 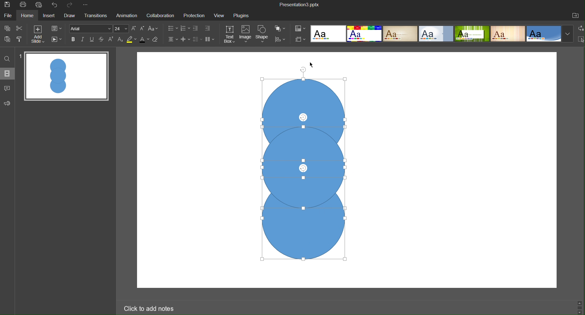 I want to click on Plugins, so click(x=244, y=15).